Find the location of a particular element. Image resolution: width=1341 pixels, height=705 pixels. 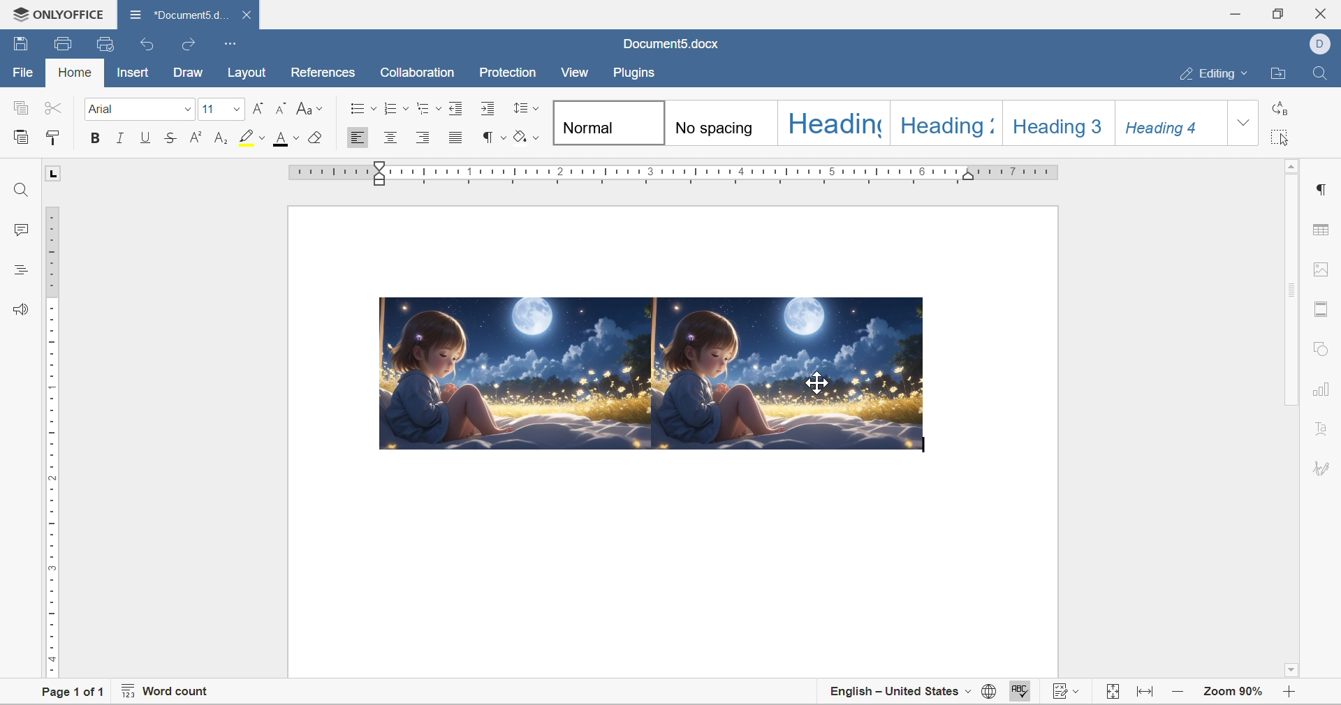

header and foot settings is located at coordinates (1322, 309).